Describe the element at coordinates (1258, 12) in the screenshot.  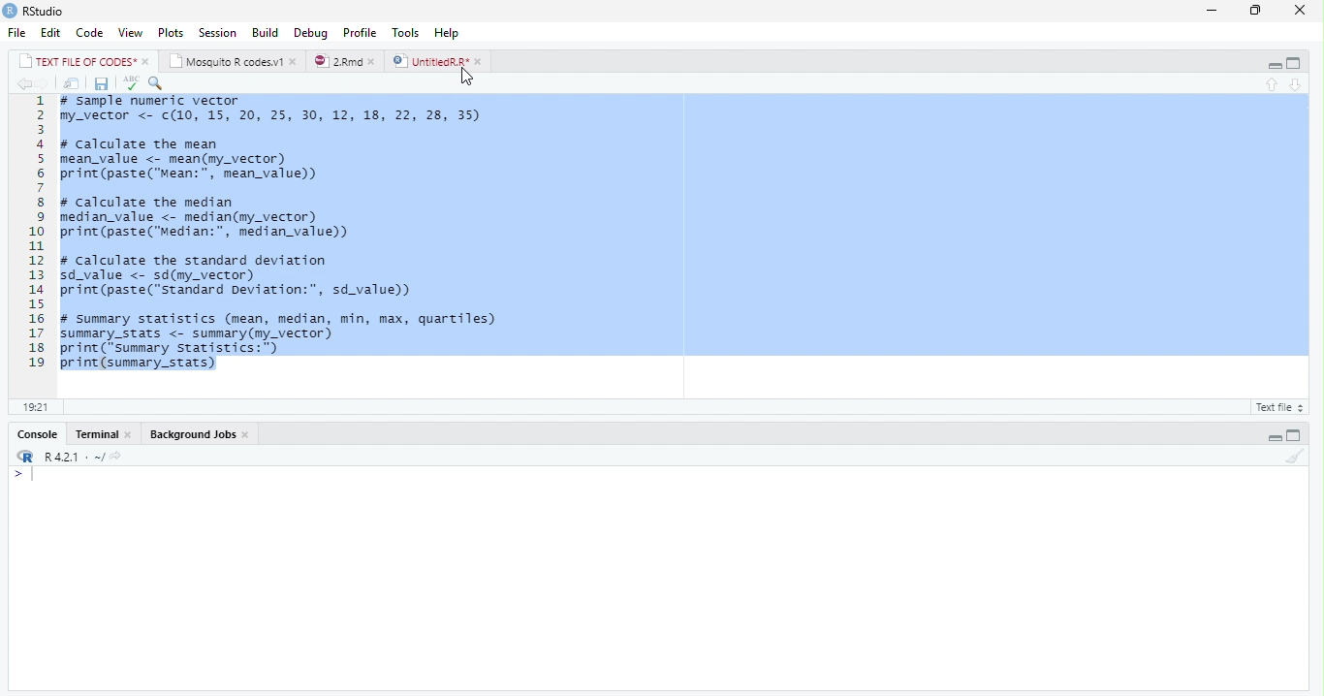
I see `maximize` at that location.